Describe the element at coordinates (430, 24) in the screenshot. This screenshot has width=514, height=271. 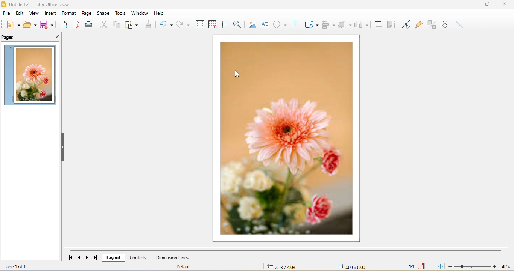
I see `toggle extrusion` at that location.